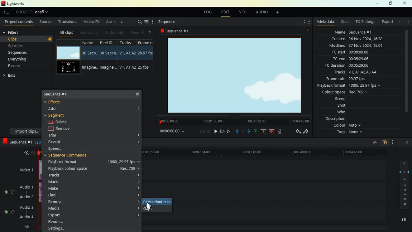  I want to click on sequence, so click(17, 142).